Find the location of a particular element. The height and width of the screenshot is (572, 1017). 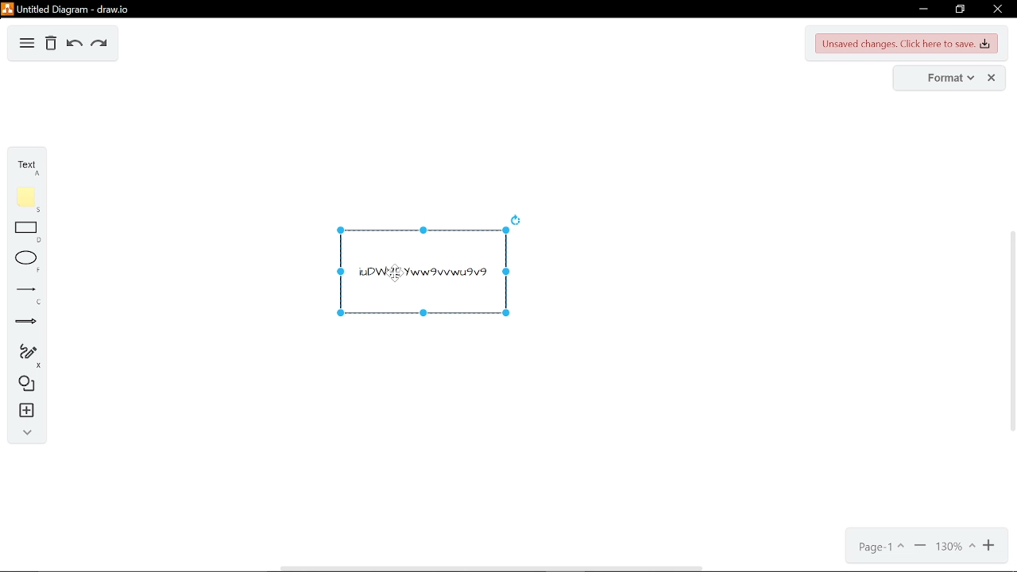

arrows is located at coordinates (21, 321).